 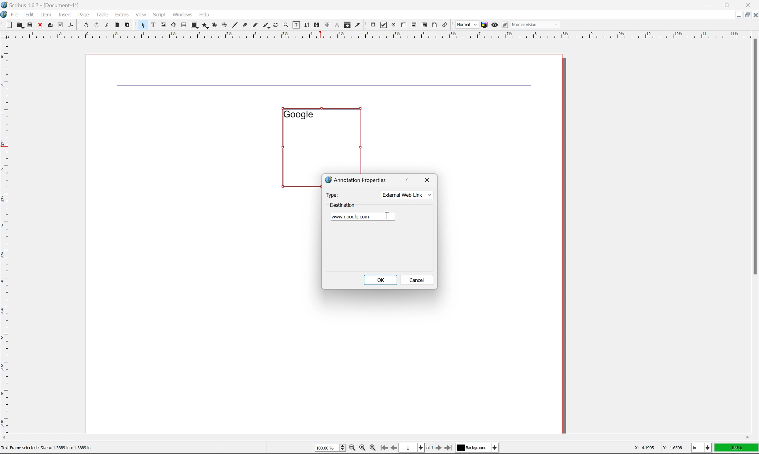 What do you see at coordinates (416, 448) in the screenshot?
I see `select current page` at bounding box center [416, 448].